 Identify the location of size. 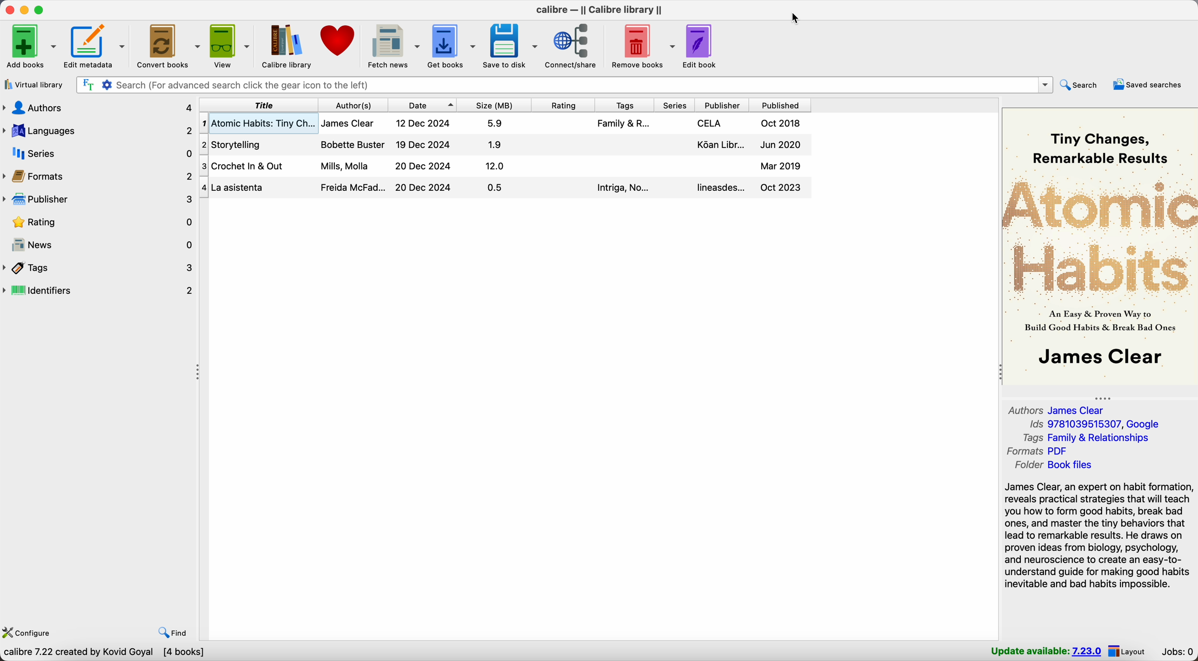
(494, 104).